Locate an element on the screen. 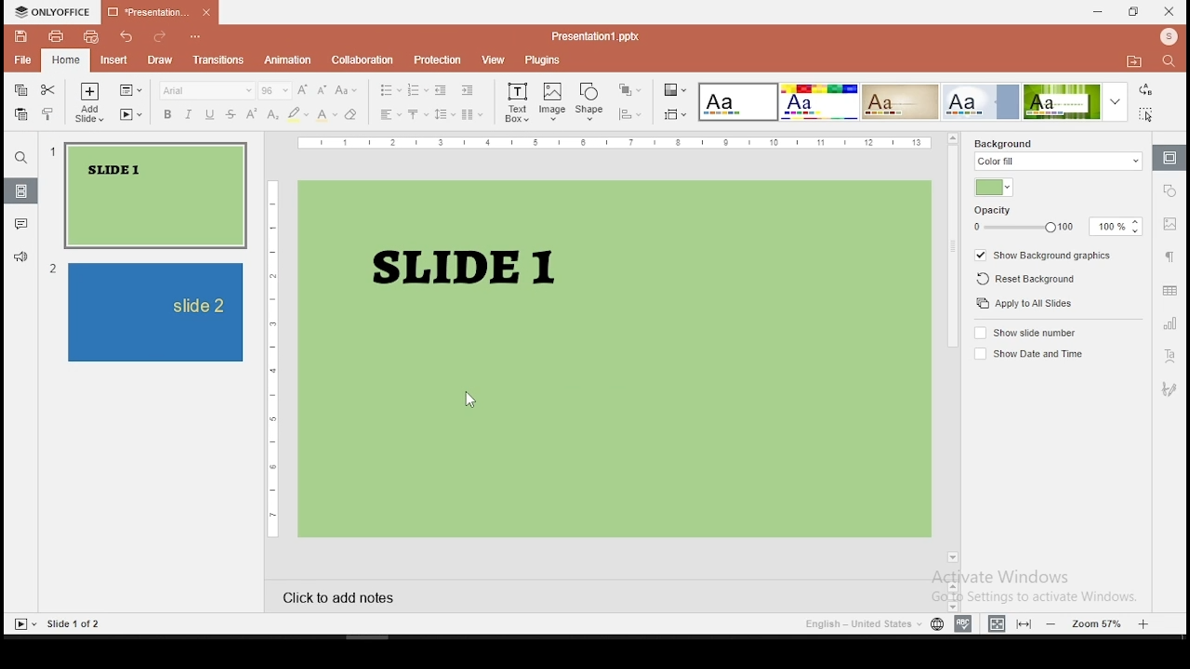  paragraph settings is located at coordinates (1171, 260).